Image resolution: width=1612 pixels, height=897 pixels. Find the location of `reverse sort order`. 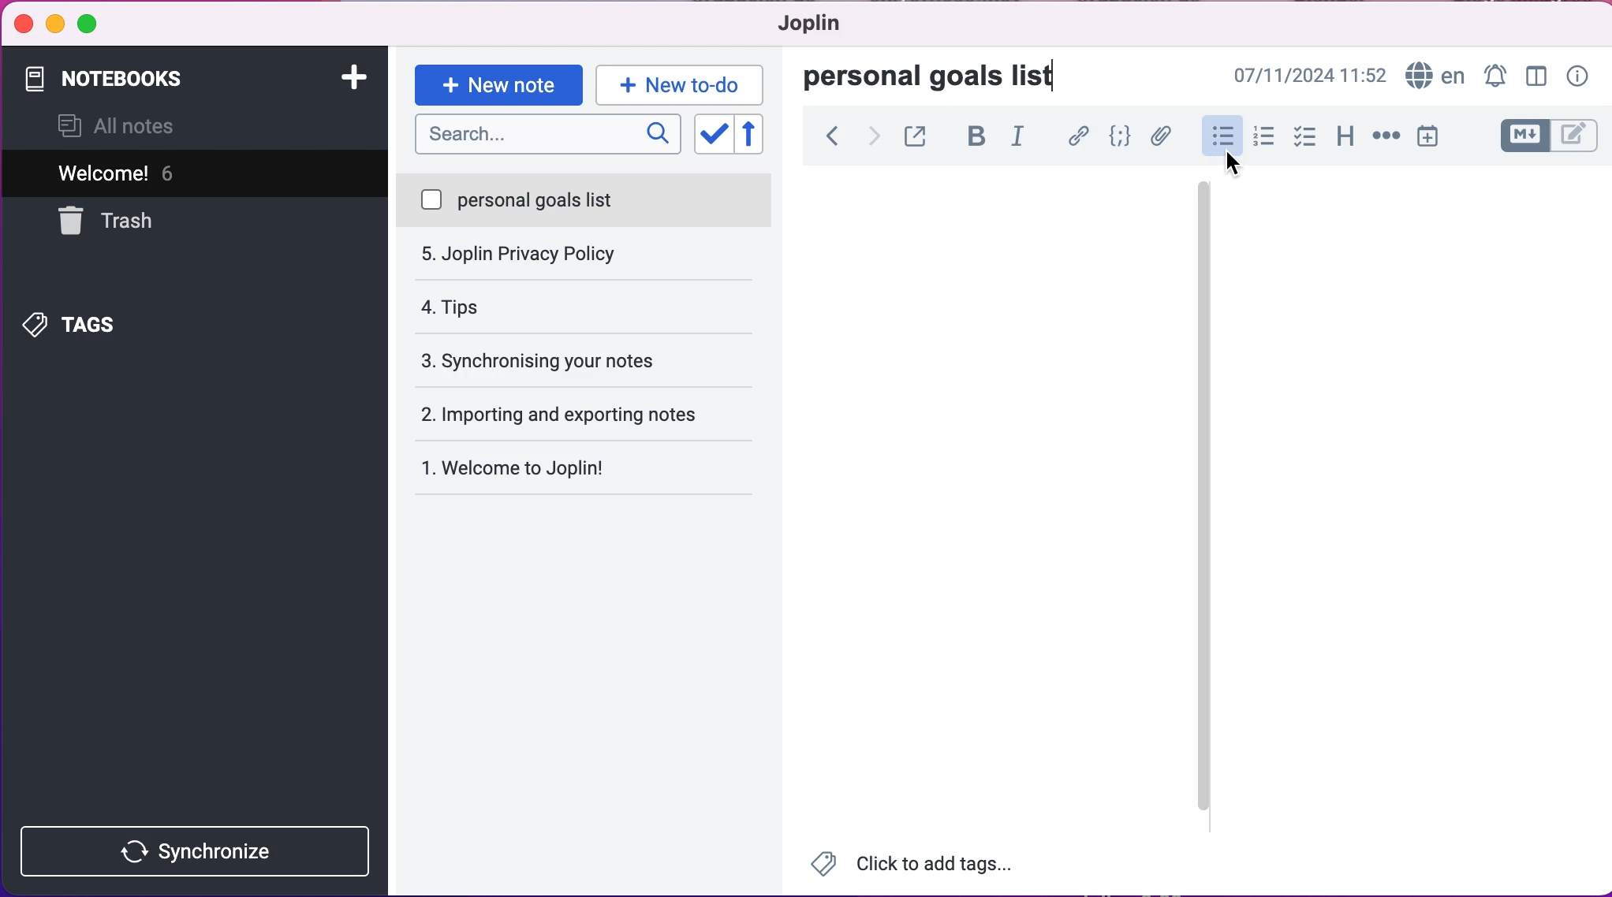

reverse sort order is located at coordinates (759, 135).